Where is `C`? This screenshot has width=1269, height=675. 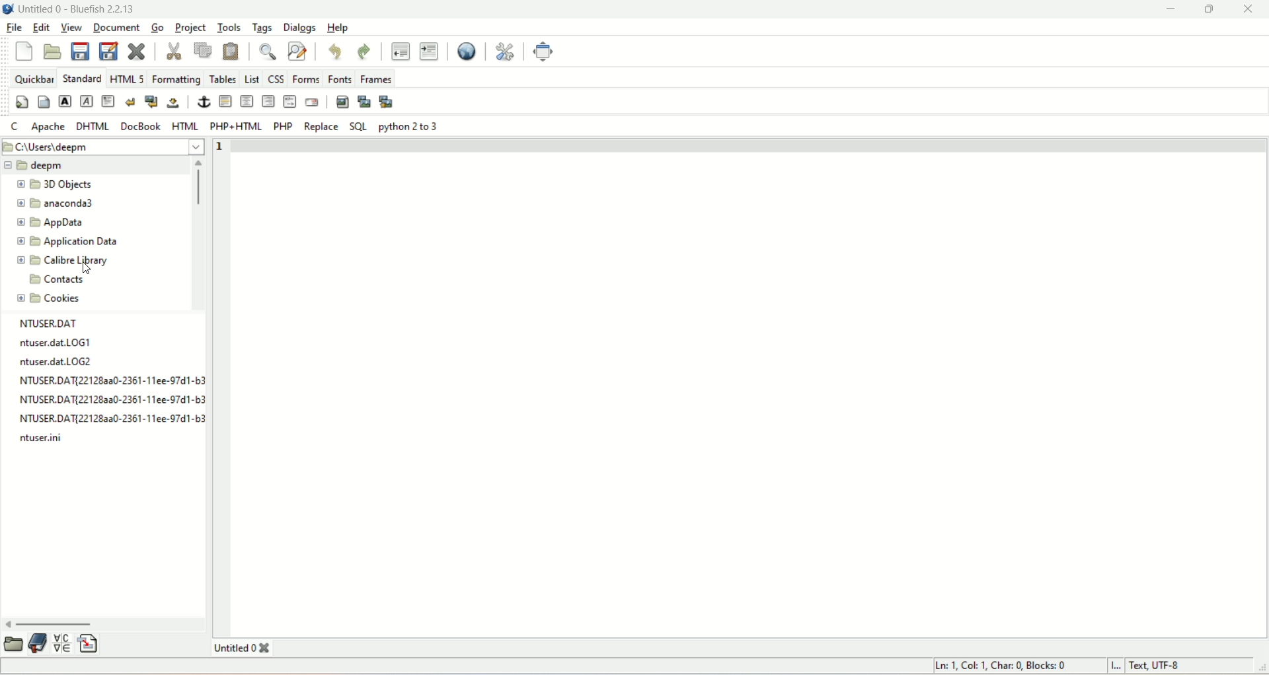 C is located at coordinates (15, 127).